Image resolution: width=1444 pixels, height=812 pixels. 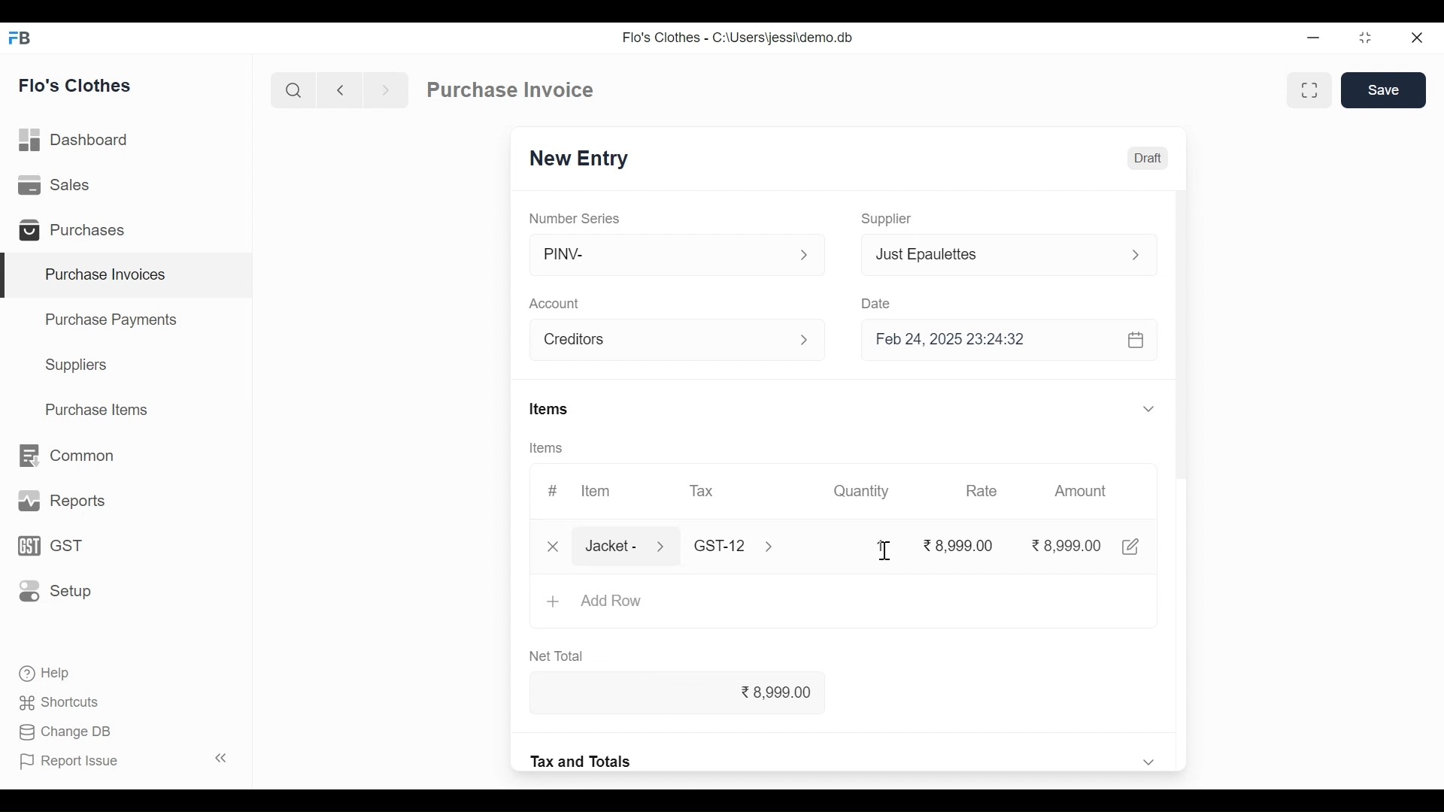 I want to click on Expand, so click(x=810, y=341).